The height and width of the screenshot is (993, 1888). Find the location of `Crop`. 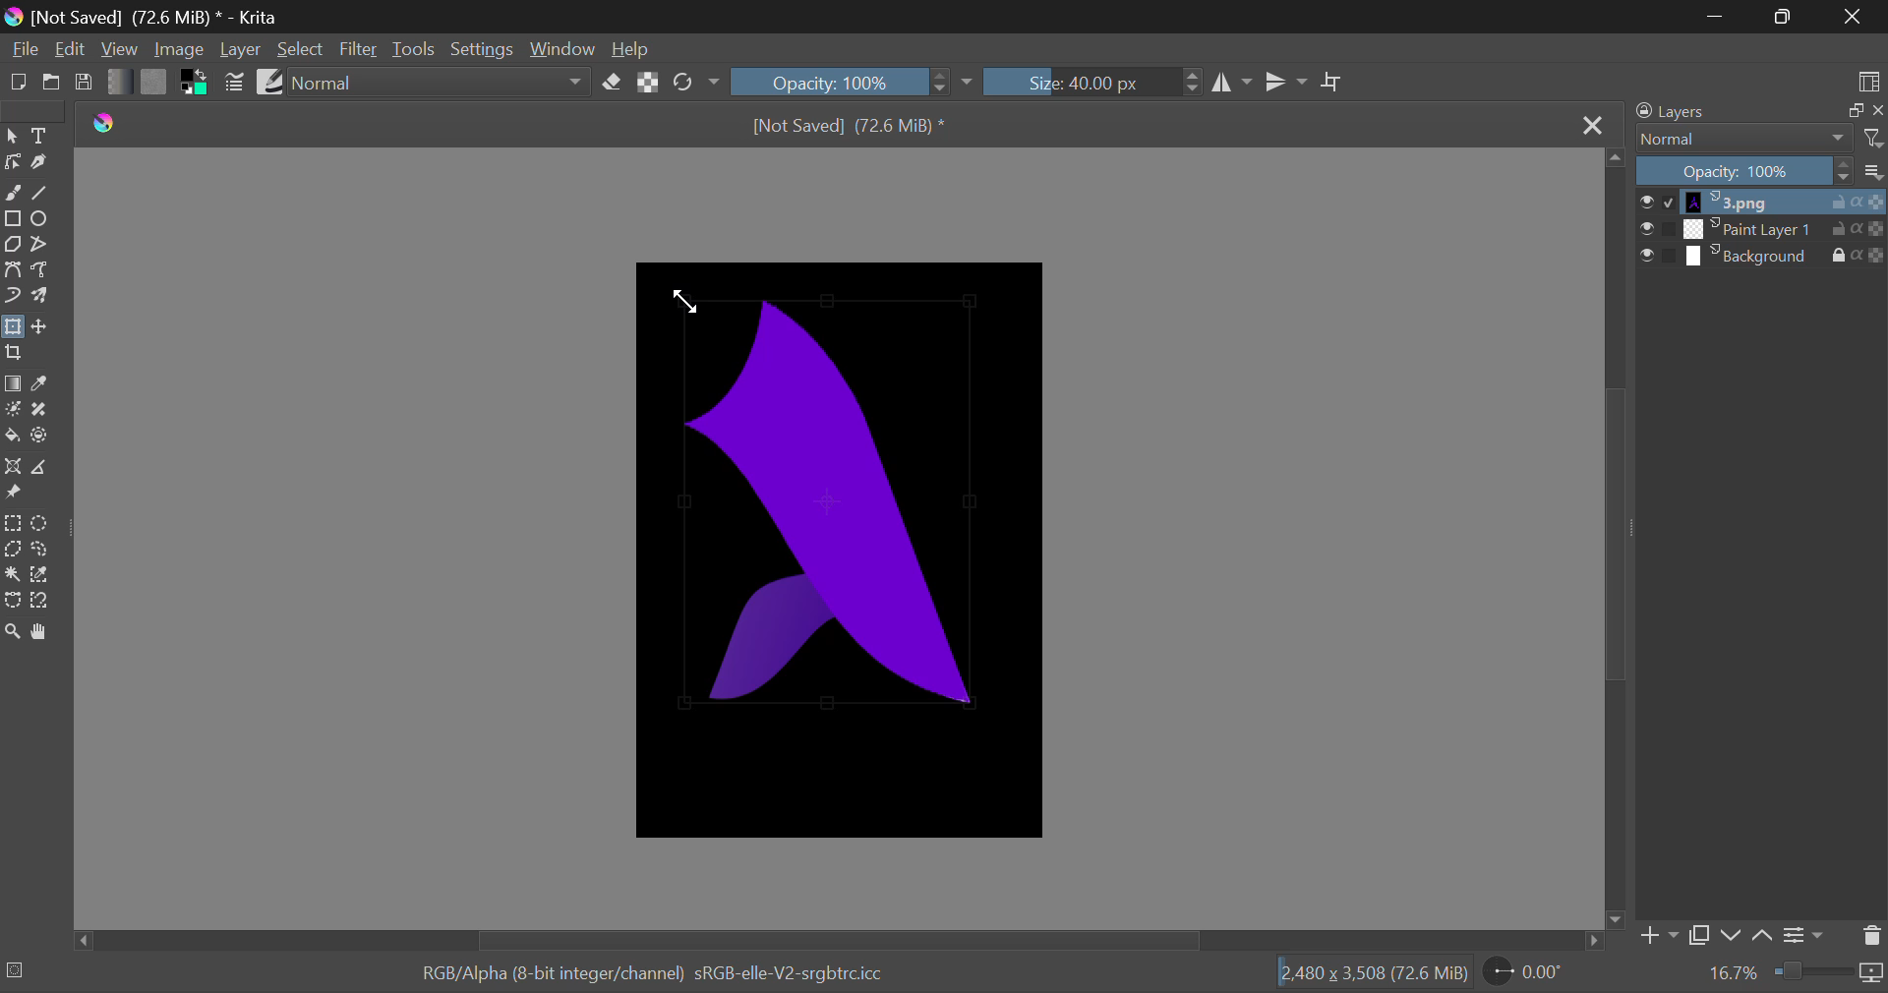

Crop is located at coordinates (16, 353).